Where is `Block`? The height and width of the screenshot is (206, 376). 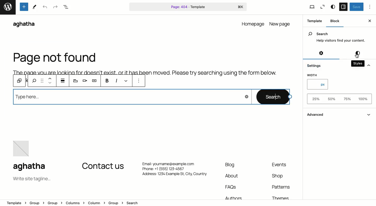
Block is located at coordinates (333, 21).